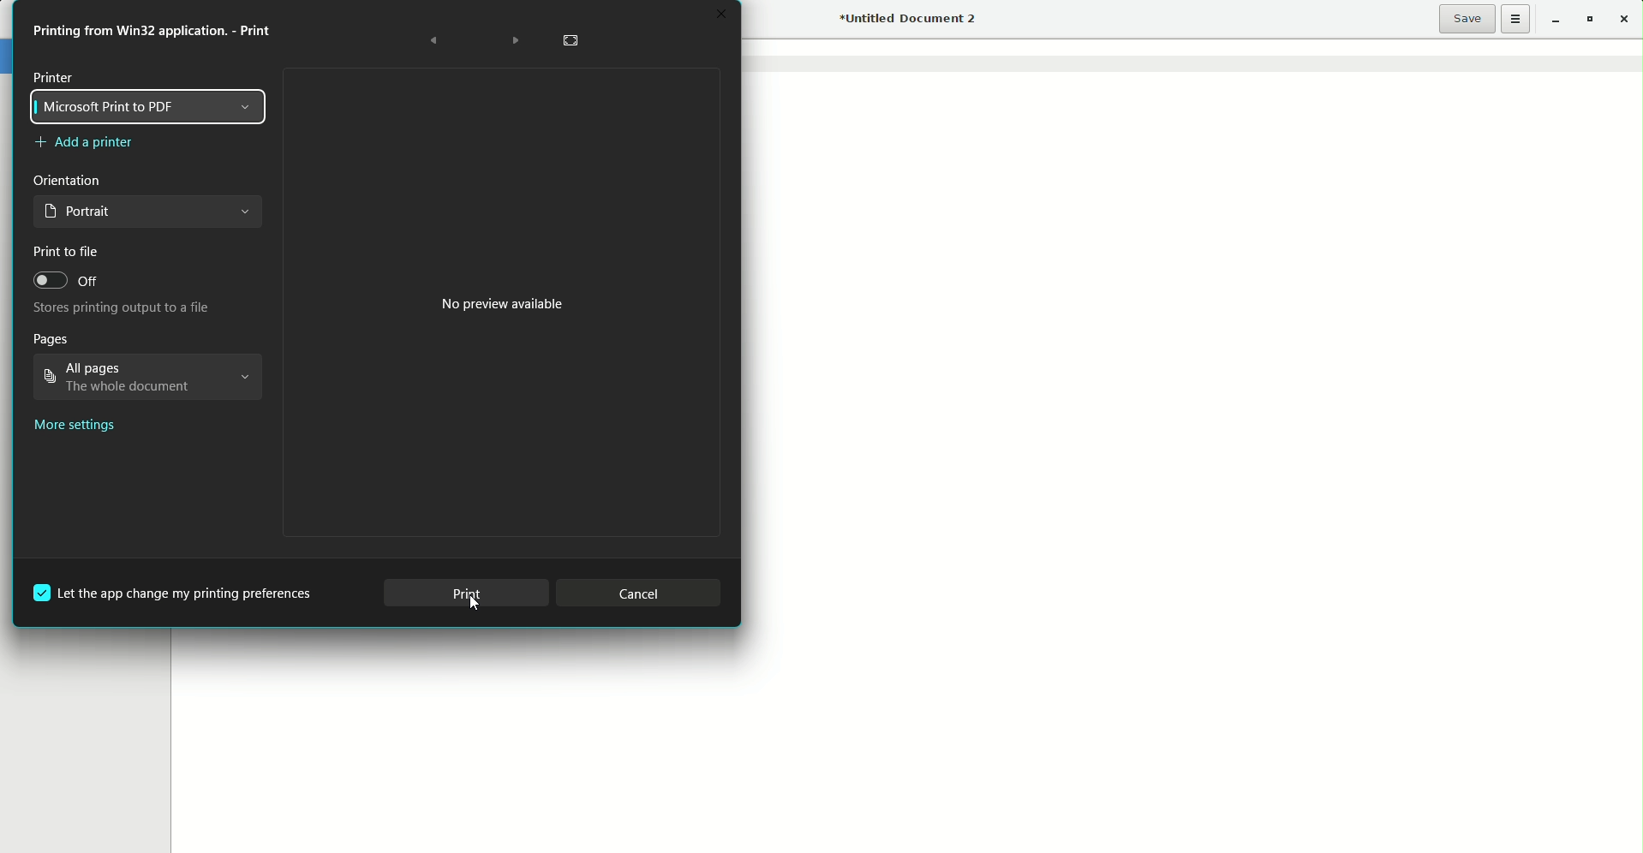  What do you see at coordinates (66, 284) in the screenshot?
I see `Toggle off` at bounding box center [66, 284].